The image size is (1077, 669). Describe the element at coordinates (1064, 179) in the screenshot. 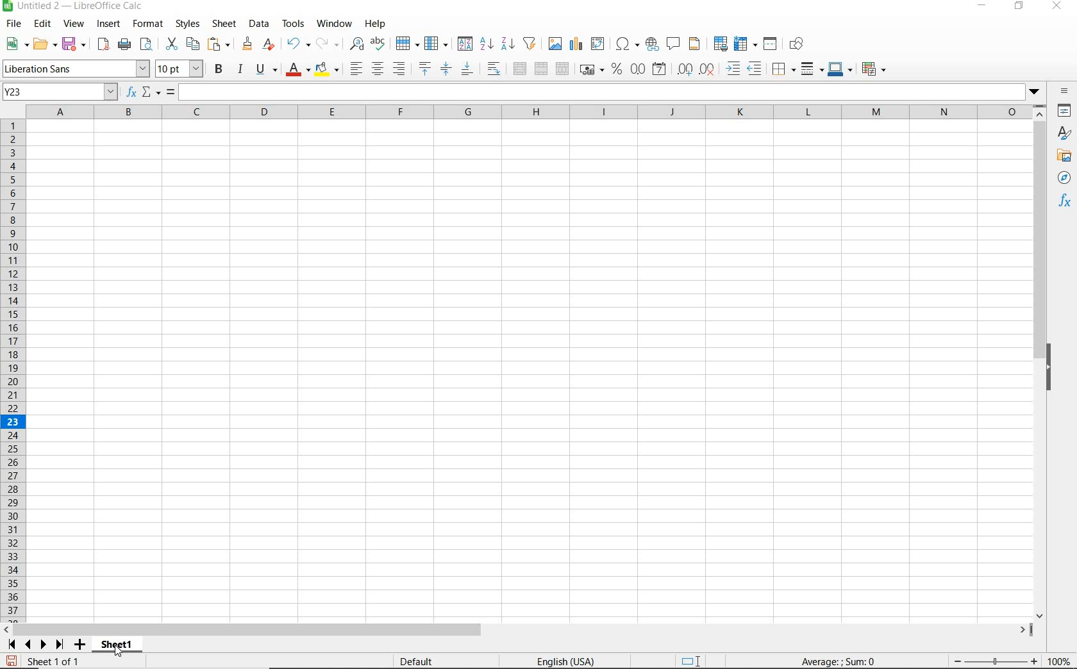

I see `NAVIGATOR` at that location.